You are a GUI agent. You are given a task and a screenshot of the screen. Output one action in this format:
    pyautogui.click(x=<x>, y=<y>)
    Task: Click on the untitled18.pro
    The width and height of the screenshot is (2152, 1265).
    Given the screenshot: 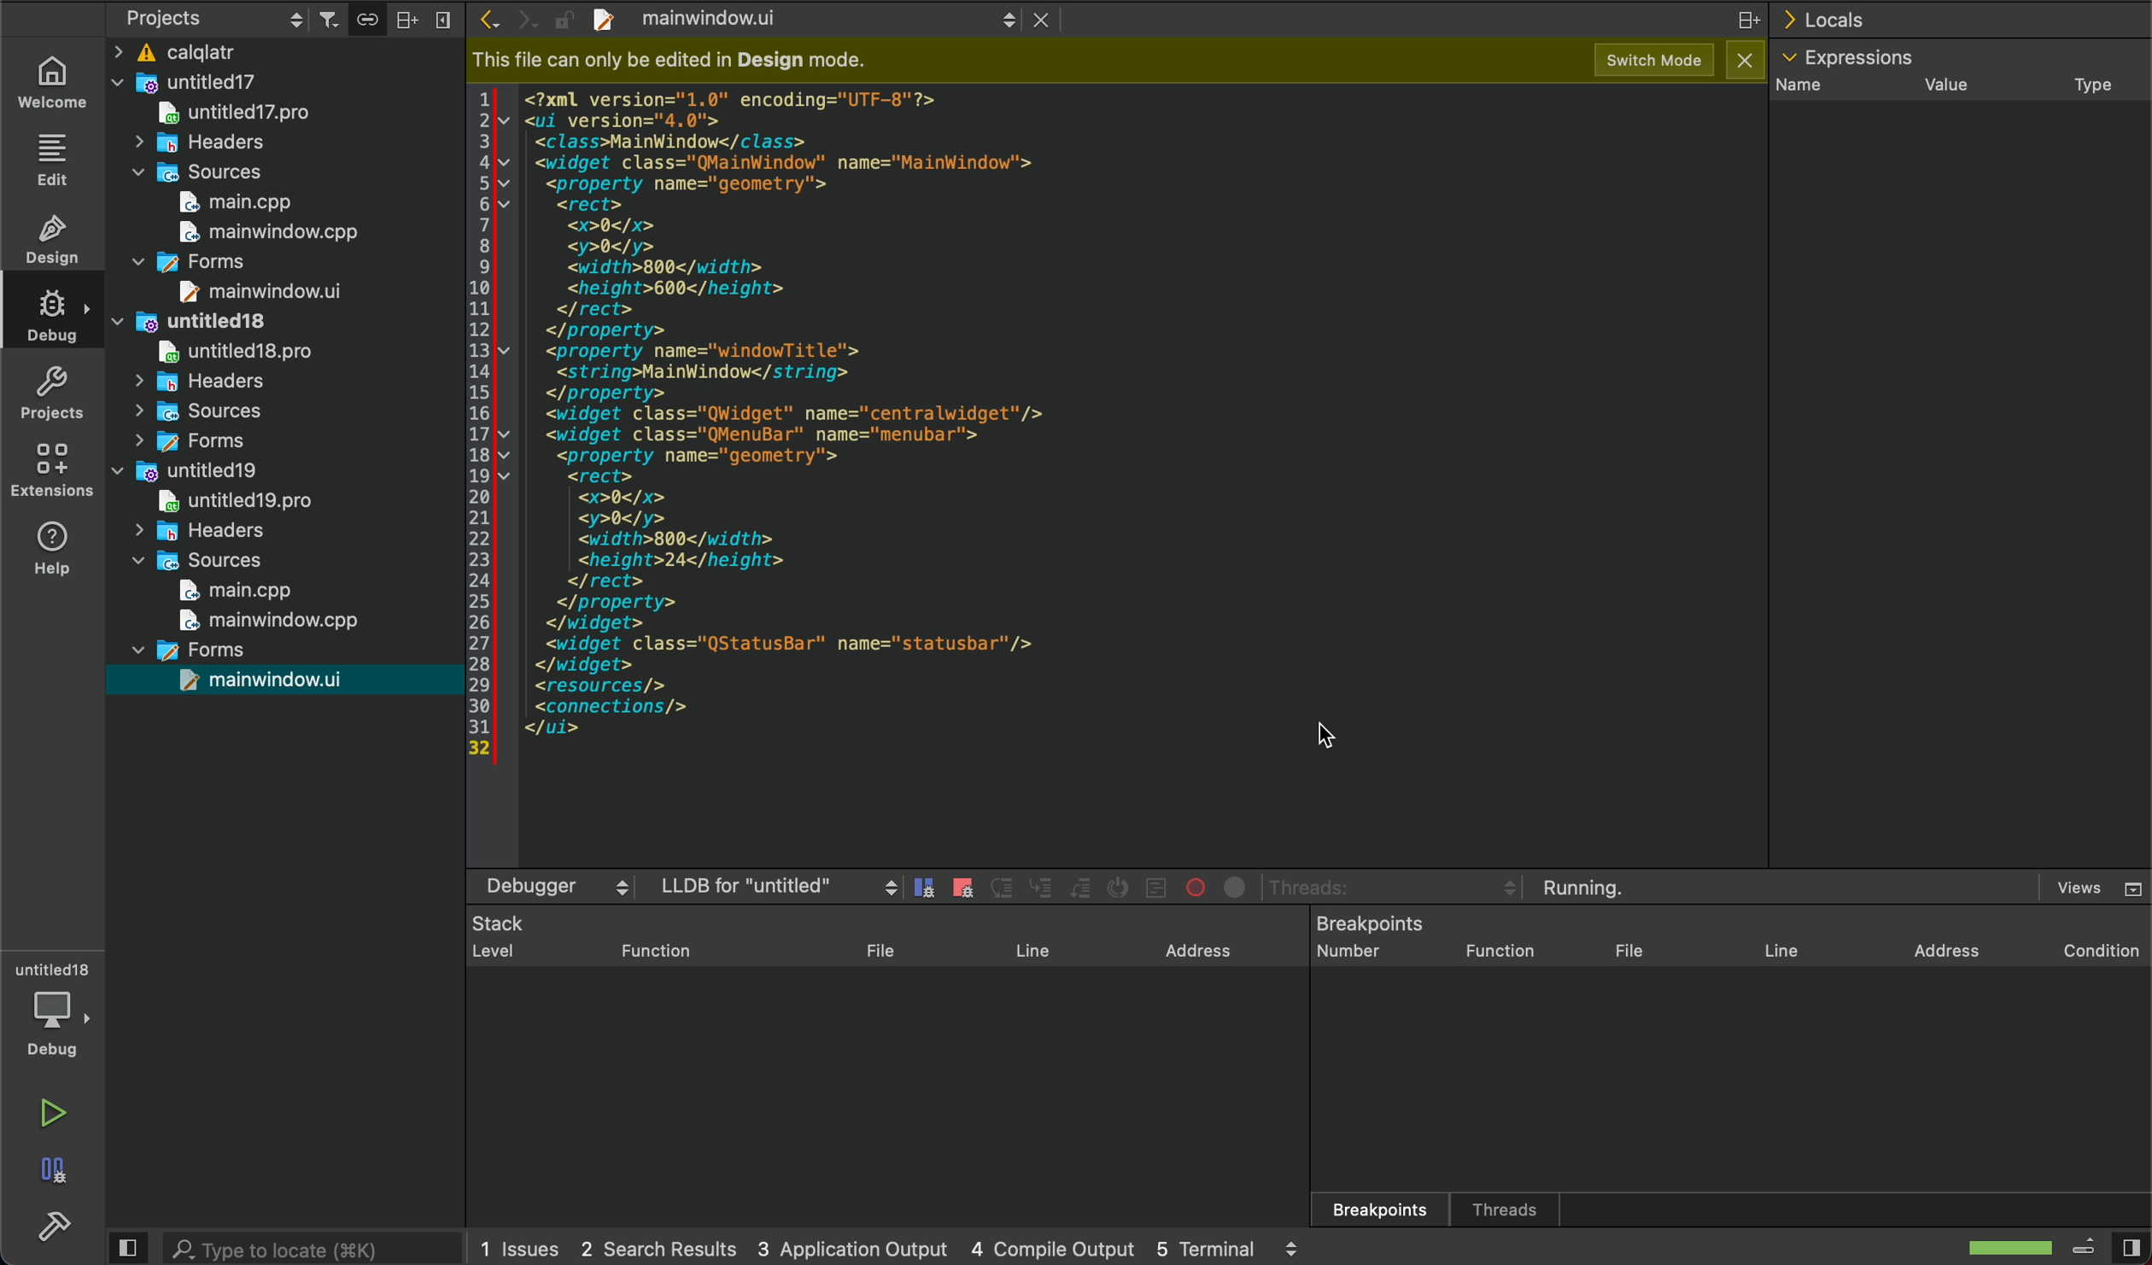 What is the action you would take?
    pyautogui.click(x=232, y=353)
    